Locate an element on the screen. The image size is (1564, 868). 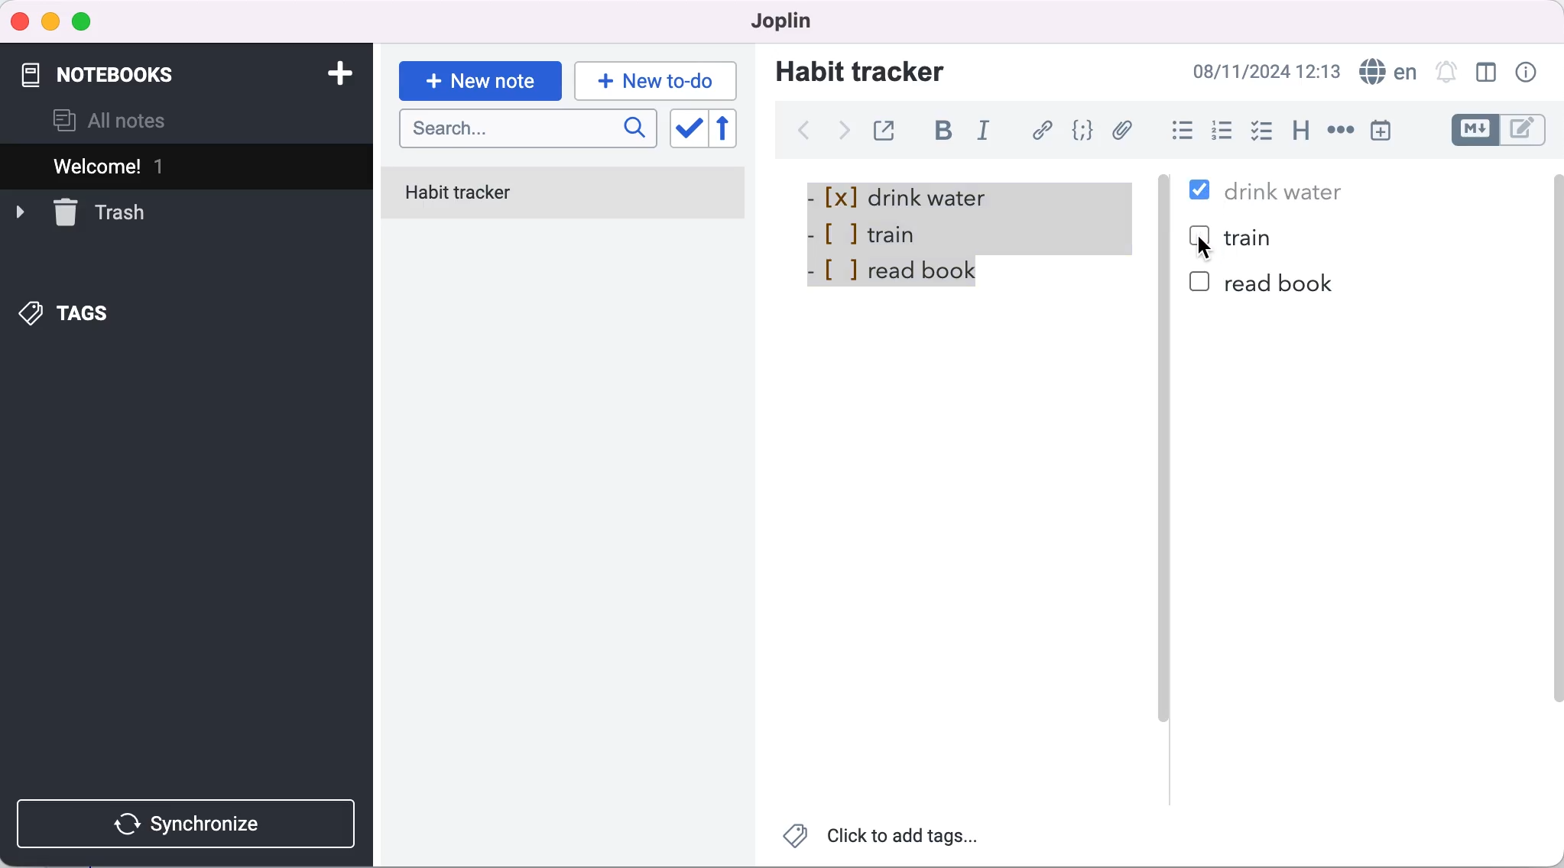
horizontal rule is located at coordinates (1340, 131).